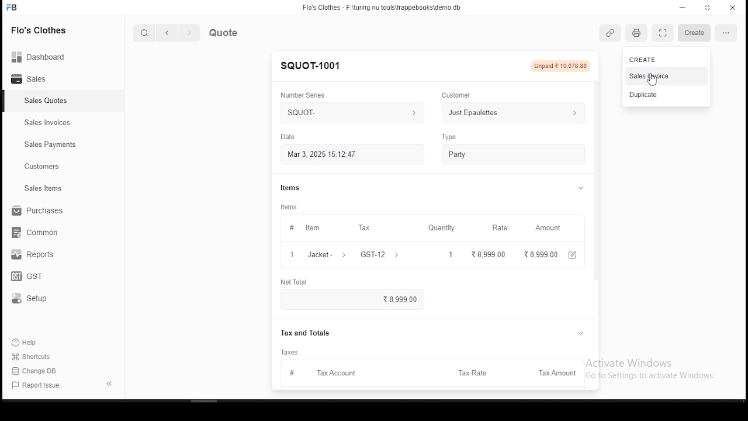 The height and width of the screenshot is (421, 748). I want to click on squoTt- >, so click(350, 113).